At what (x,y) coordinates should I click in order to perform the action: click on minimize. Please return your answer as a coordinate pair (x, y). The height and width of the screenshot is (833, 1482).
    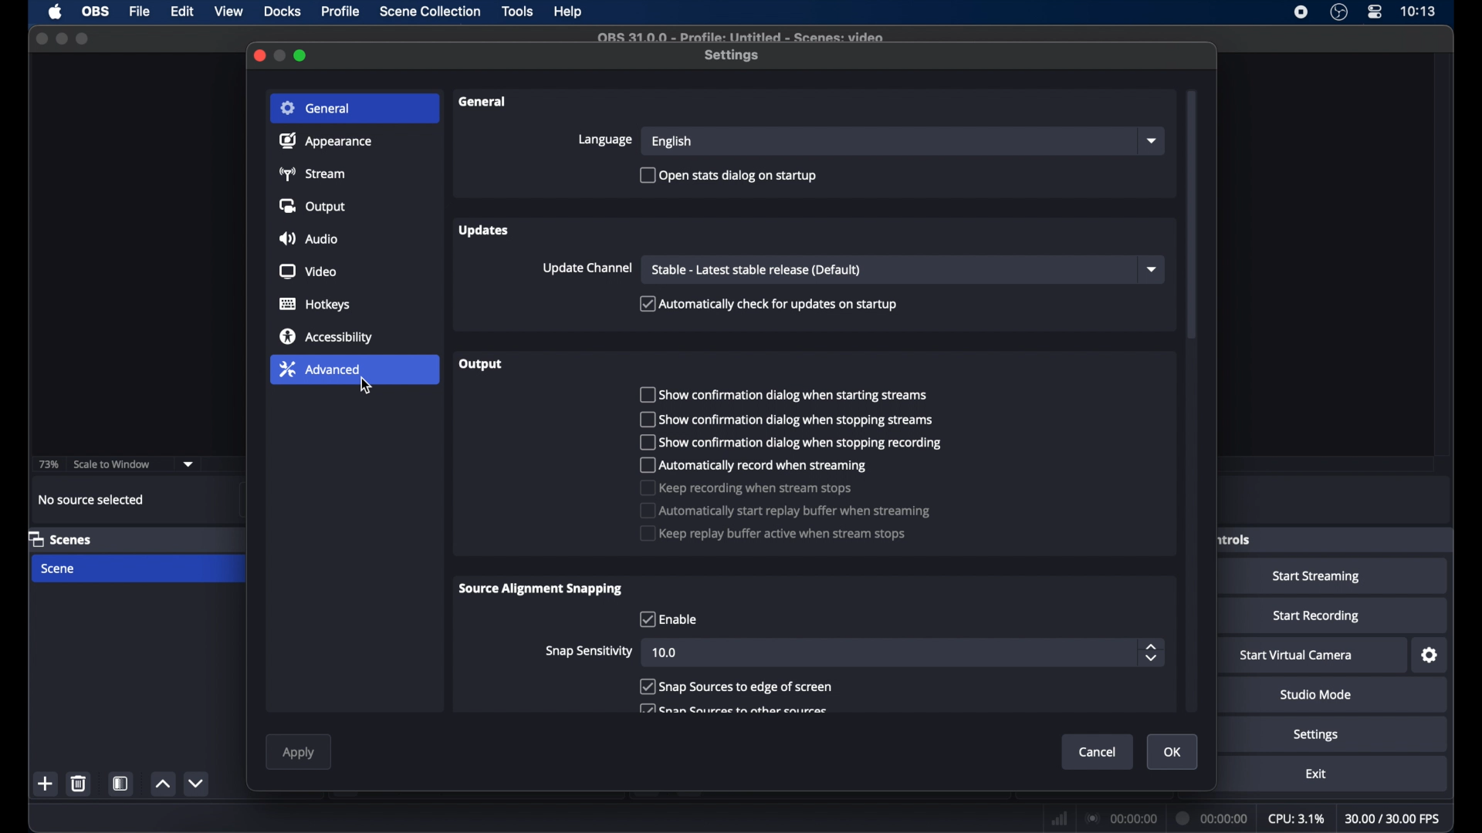
    Looking at the image, I should click on (61, 39).